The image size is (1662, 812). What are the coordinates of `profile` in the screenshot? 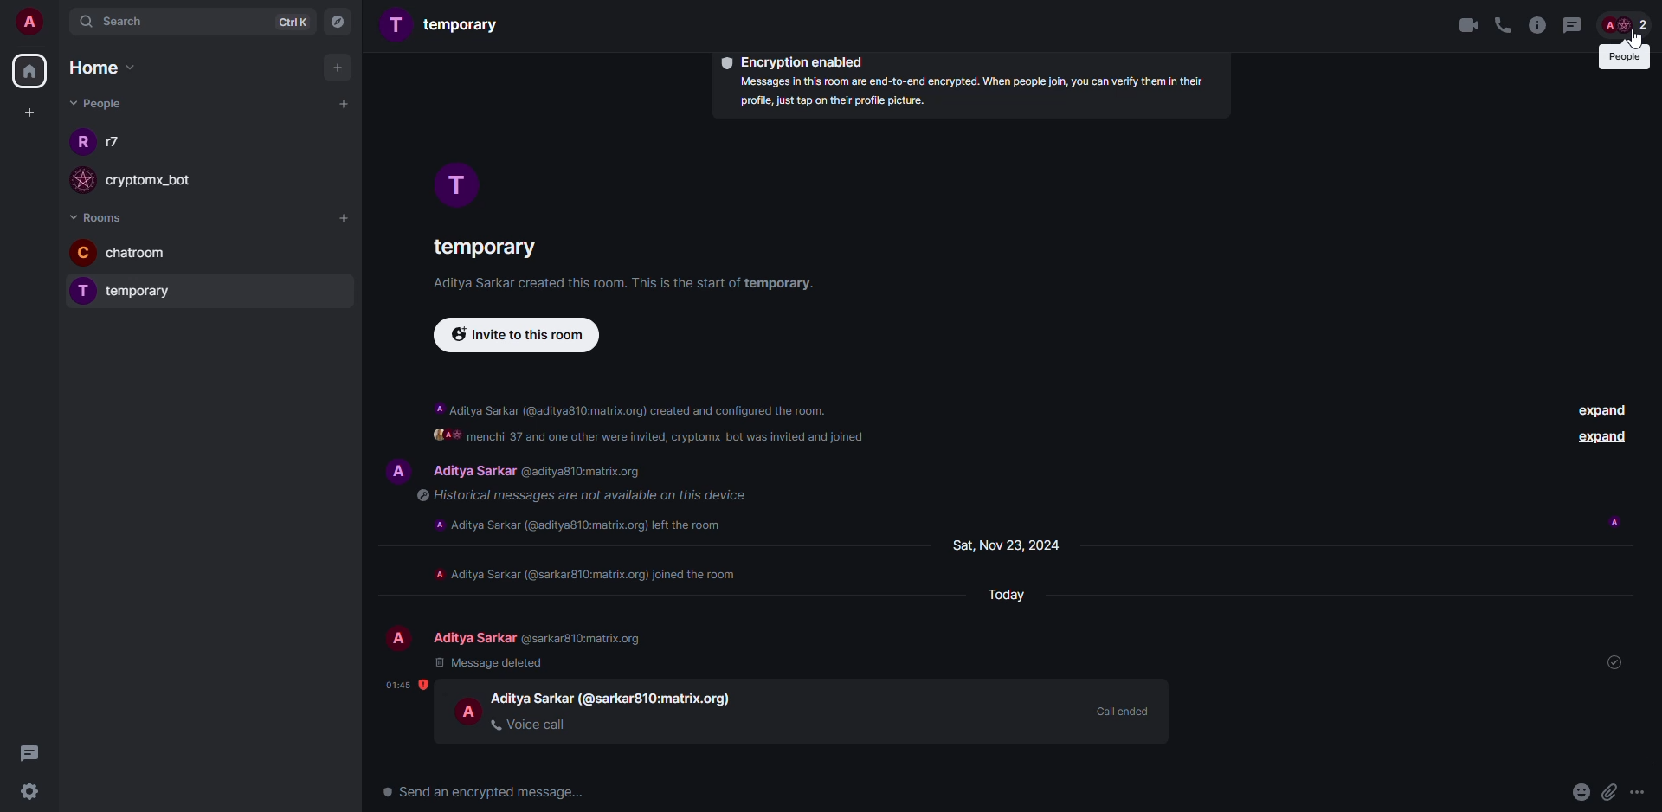 It's located at (455, 185).